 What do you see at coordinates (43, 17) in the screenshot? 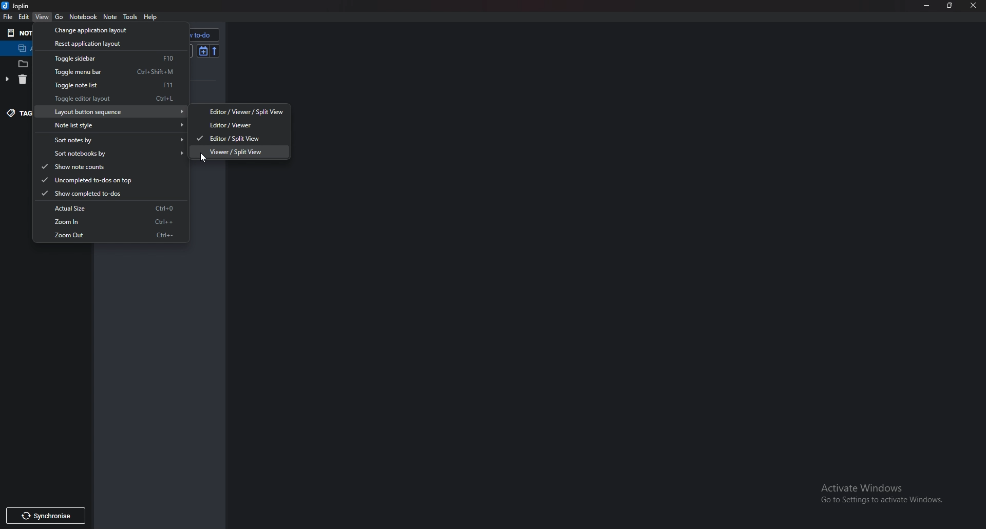
I see `view` at bounding box center [43, 17].